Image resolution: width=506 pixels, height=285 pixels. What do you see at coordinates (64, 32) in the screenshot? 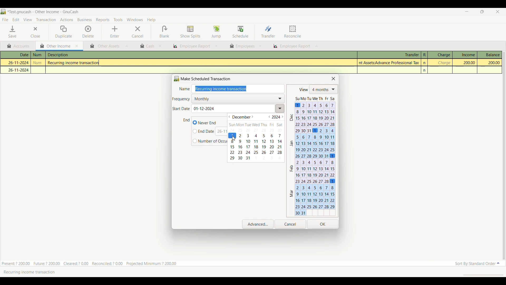
I see `Duplicate` at bounding box center [64, 32].